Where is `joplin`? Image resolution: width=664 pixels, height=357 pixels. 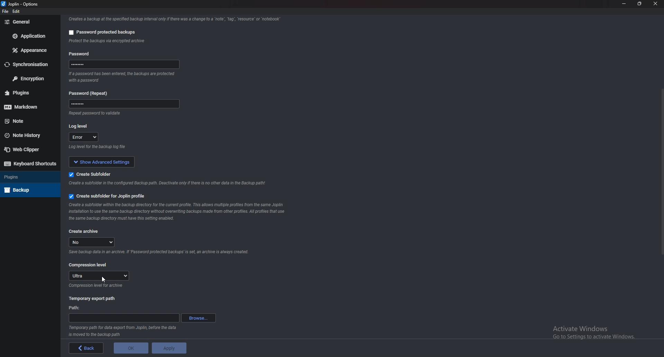 joplin is located at coordinates (12, 4).